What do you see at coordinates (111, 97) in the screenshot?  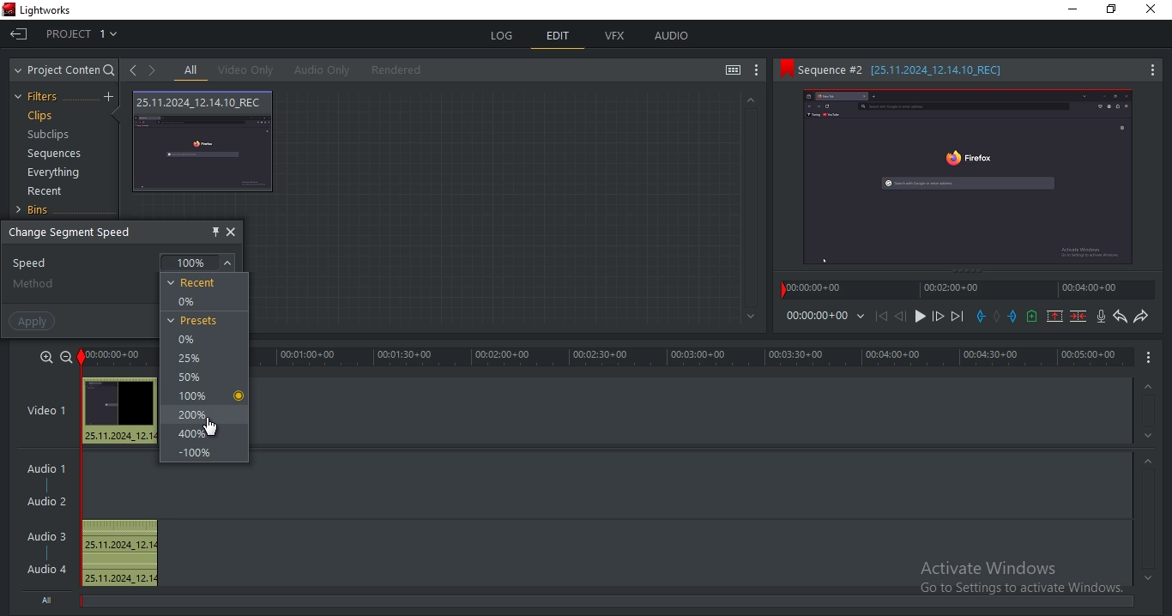 I see `add` at bounding box center [111, 97].